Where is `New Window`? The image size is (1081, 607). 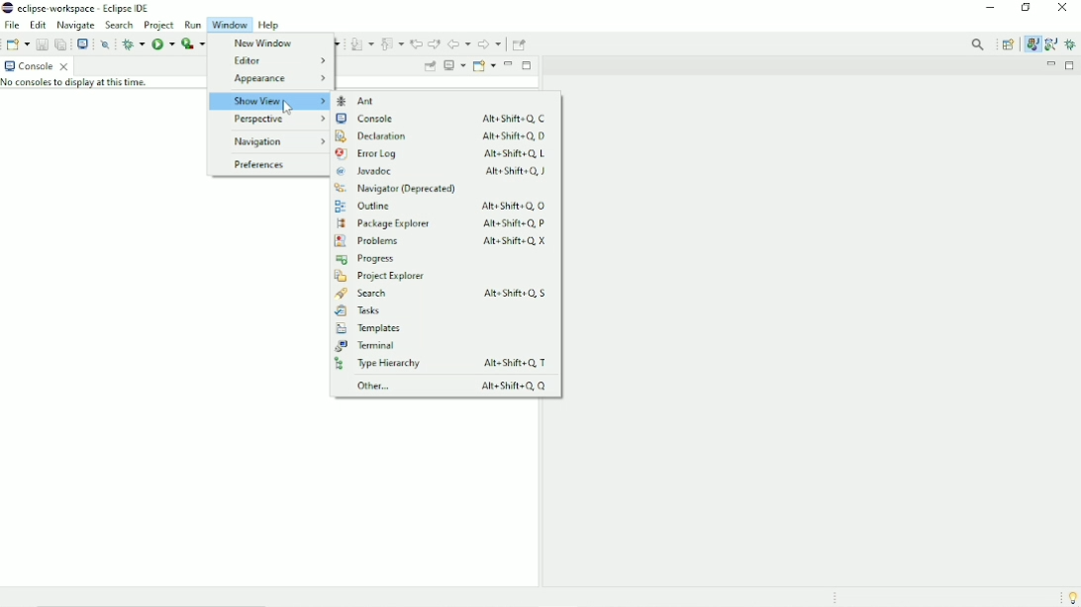
New Window is located at coordinates (260, 43).